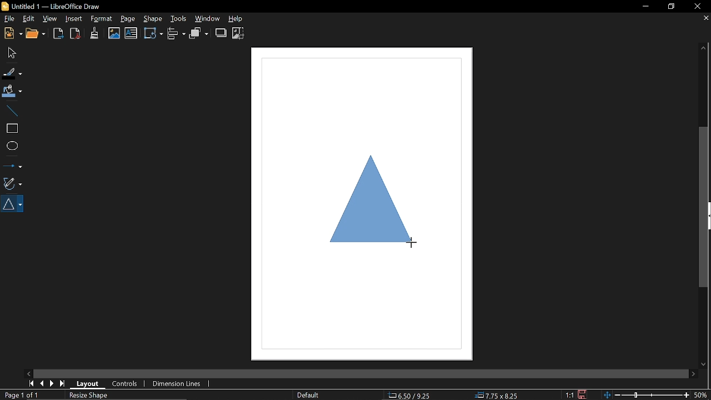 The width and height of the screenshot is (711, 400). I want to click on Slide master name, so click(308, 395).